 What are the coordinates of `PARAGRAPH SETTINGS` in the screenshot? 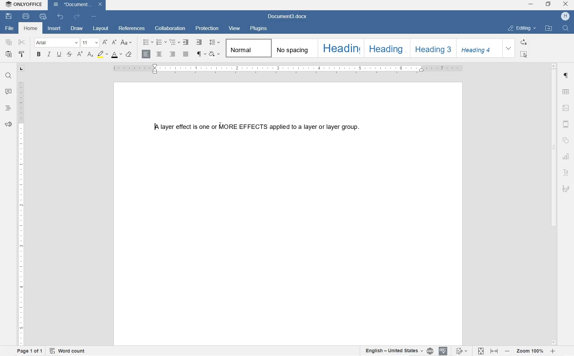 It's located at (566, 77).